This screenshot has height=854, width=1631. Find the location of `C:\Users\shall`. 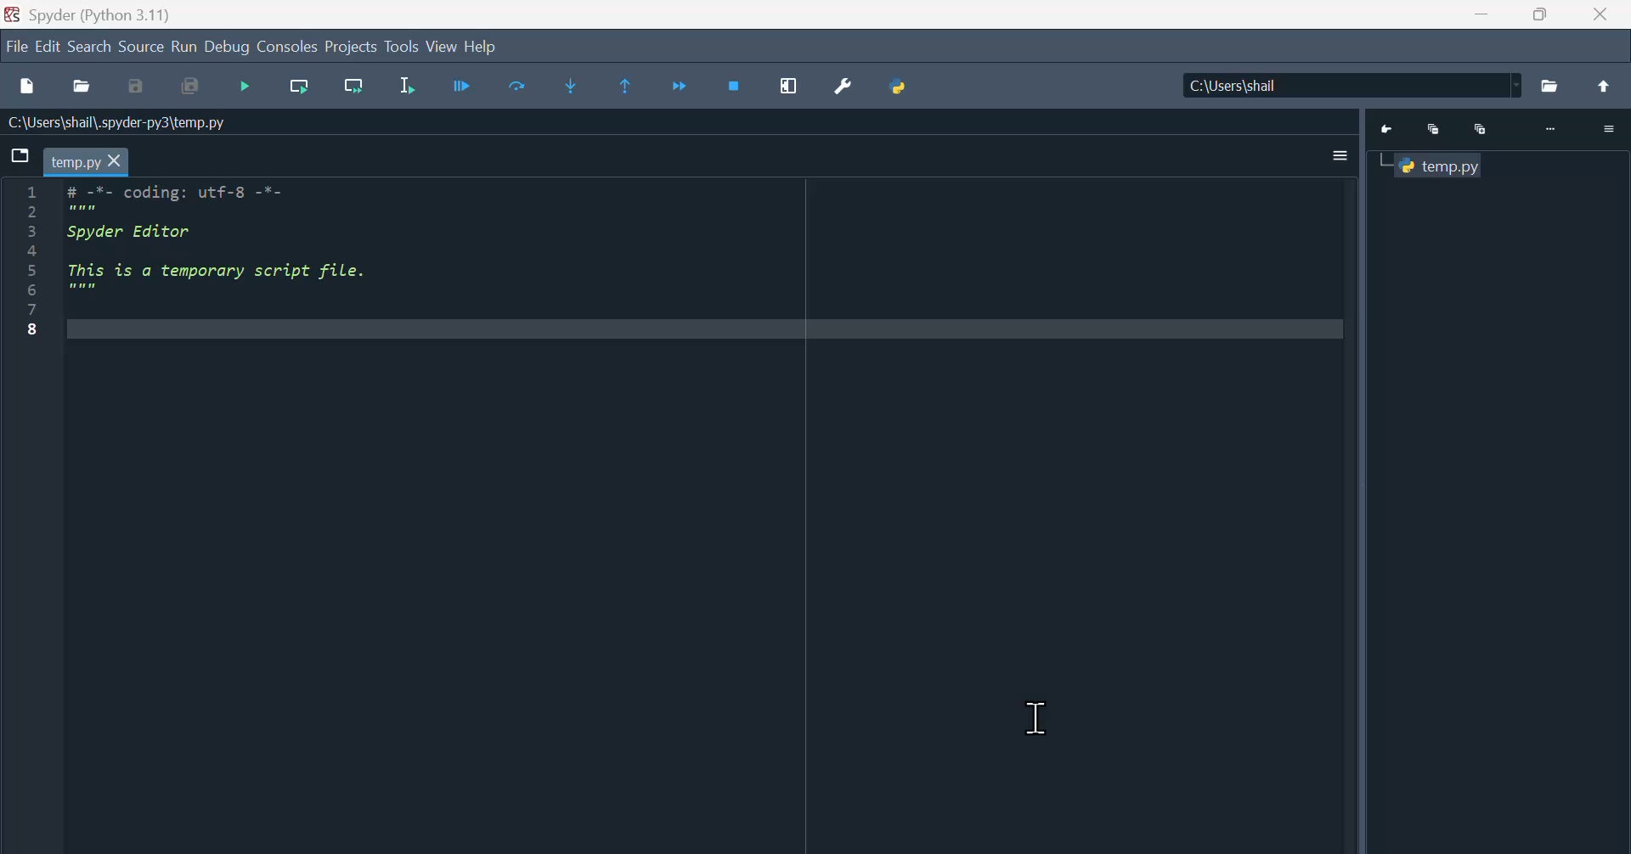

C:\Users\shall is located at coordinates (1349, 85).